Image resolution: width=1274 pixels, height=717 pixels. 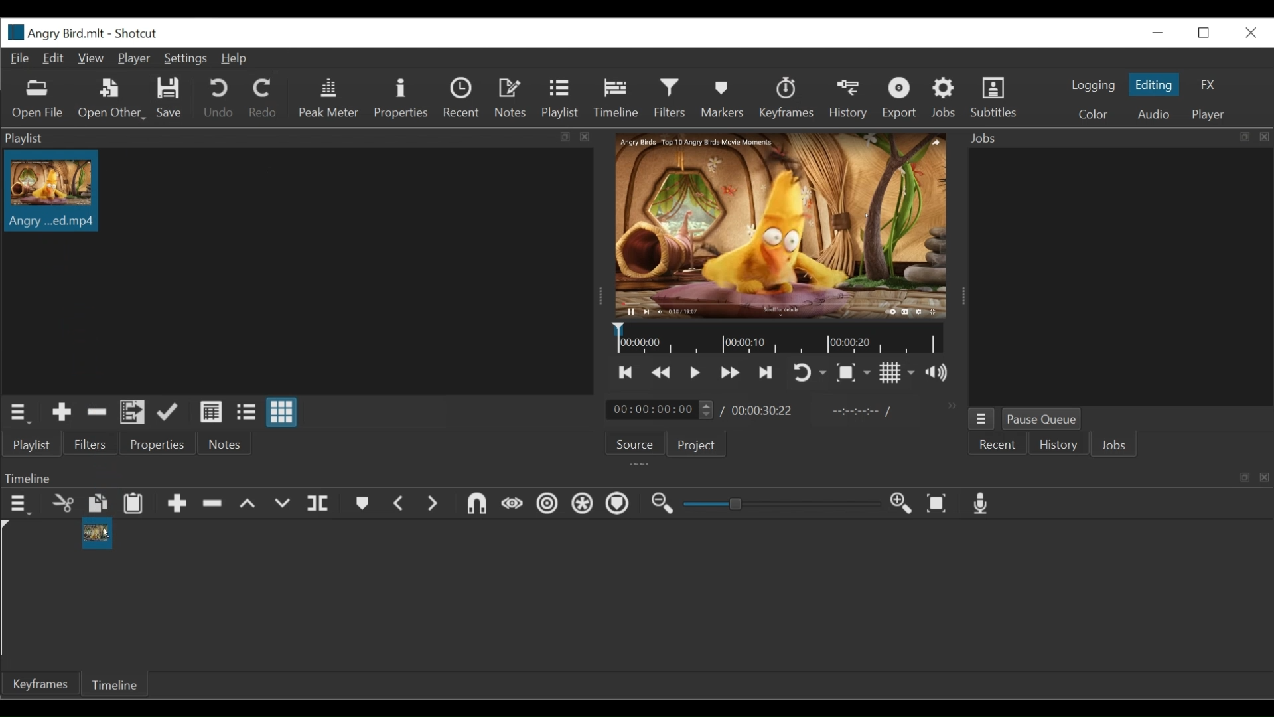 What do you see at coordinates (767, 372) in the screenshot?
I see `Skip to the next point` at bounding box center [767, 372].